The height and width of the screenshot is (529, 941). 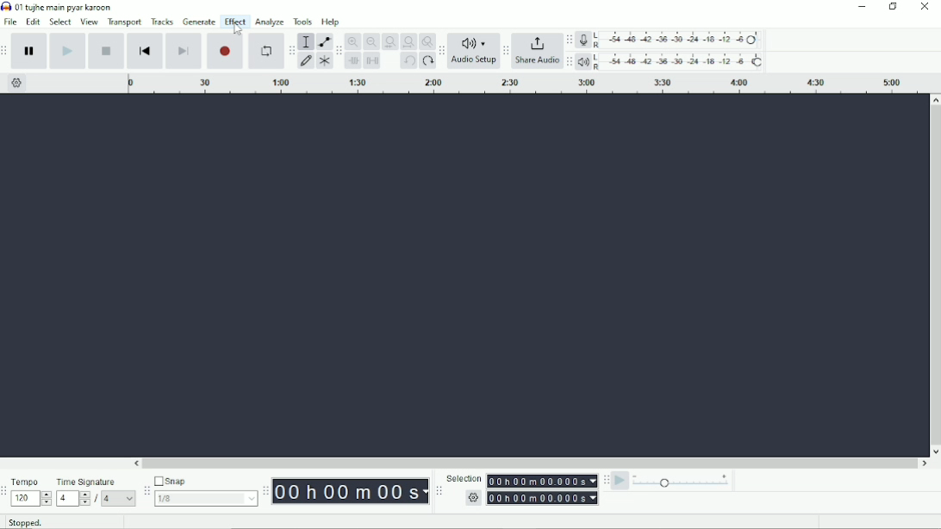 I want to click on Select, so click(x=60, y=22).